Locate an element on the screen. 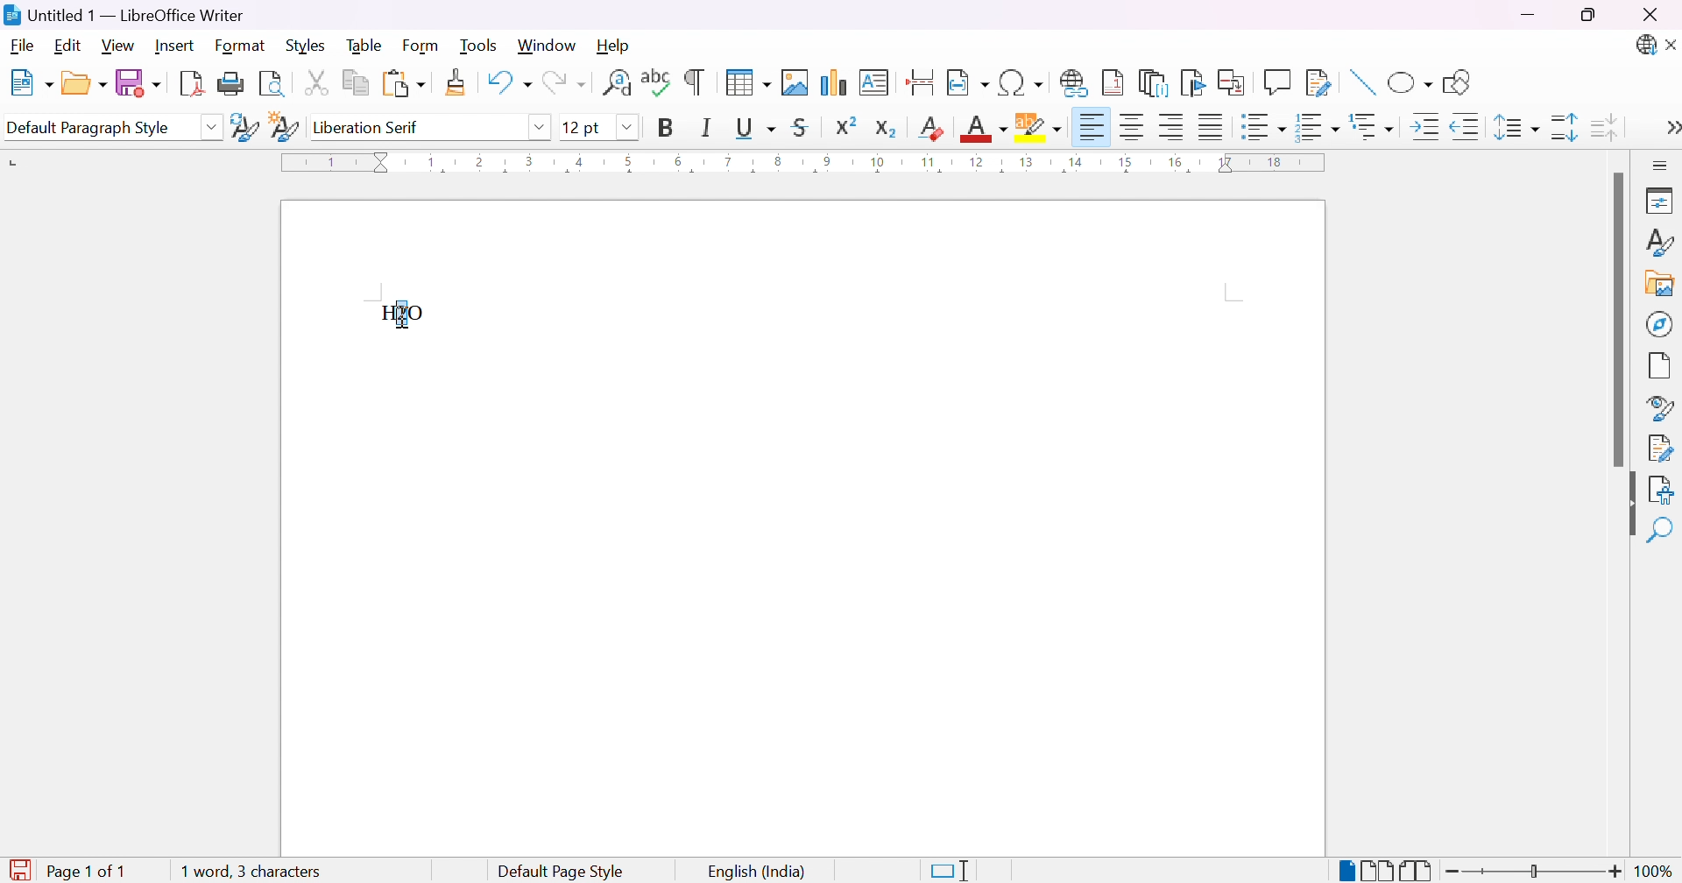  Strikethrough is located at coordinates (804, 127).